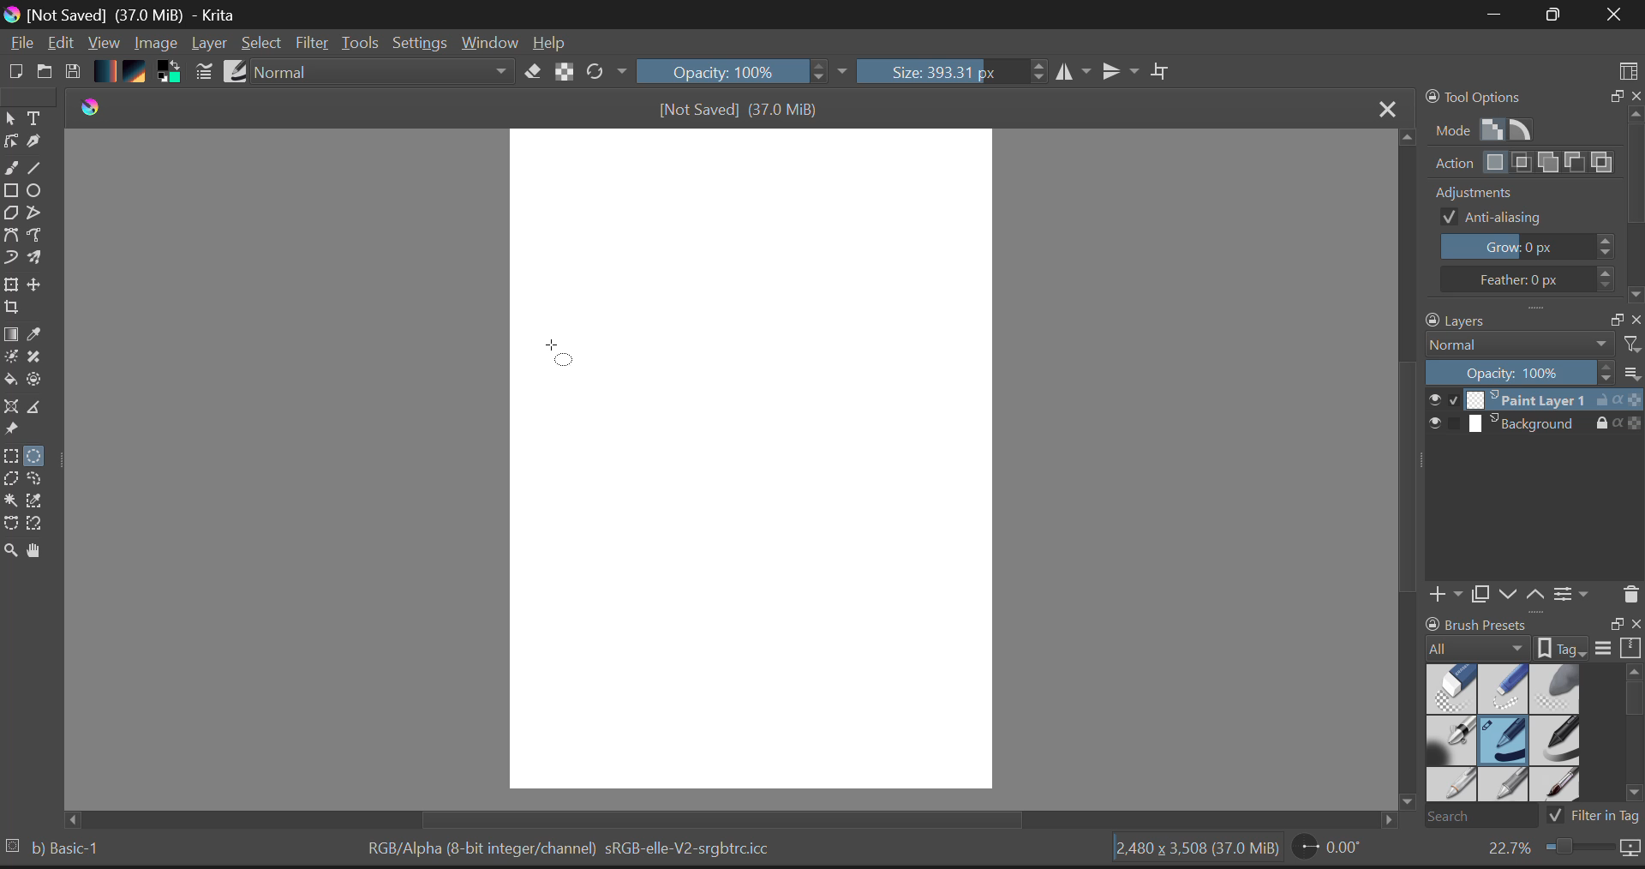 This screenshot has height=869, width=1645. Describe the element at coordinates (37, 193) in the screenshot. I see `Elipses` at that location.